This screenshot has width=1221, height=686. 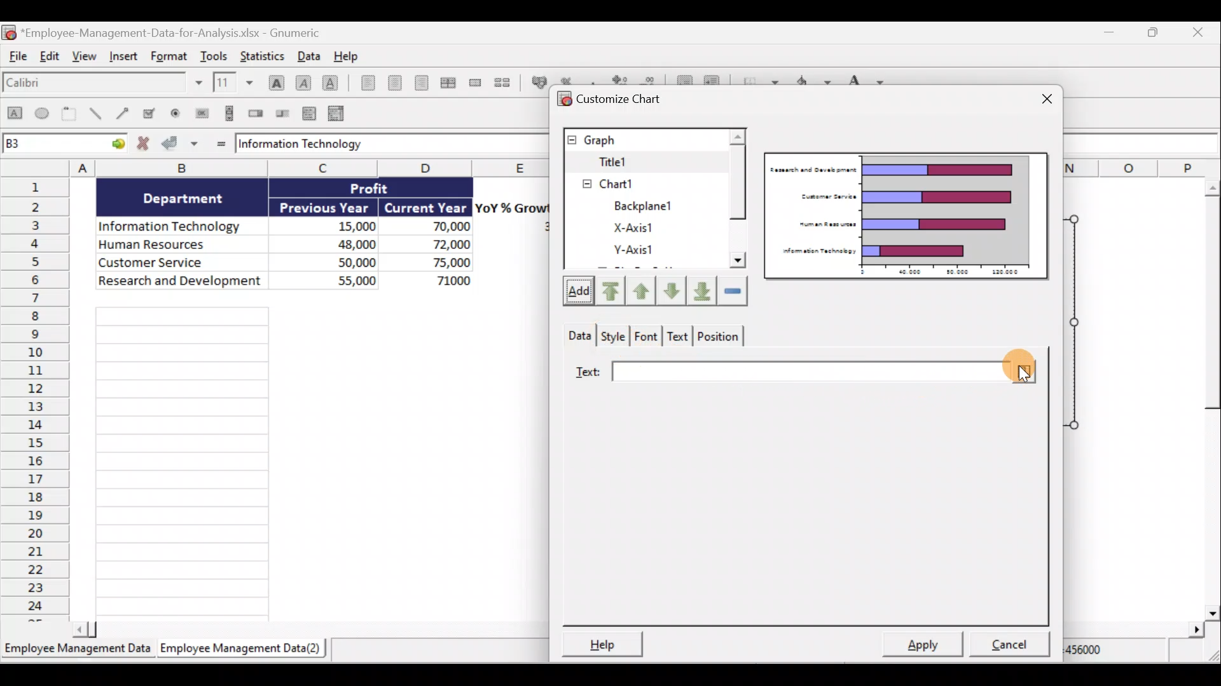 I want to click on Cursor, so click(x=1024, y=374).